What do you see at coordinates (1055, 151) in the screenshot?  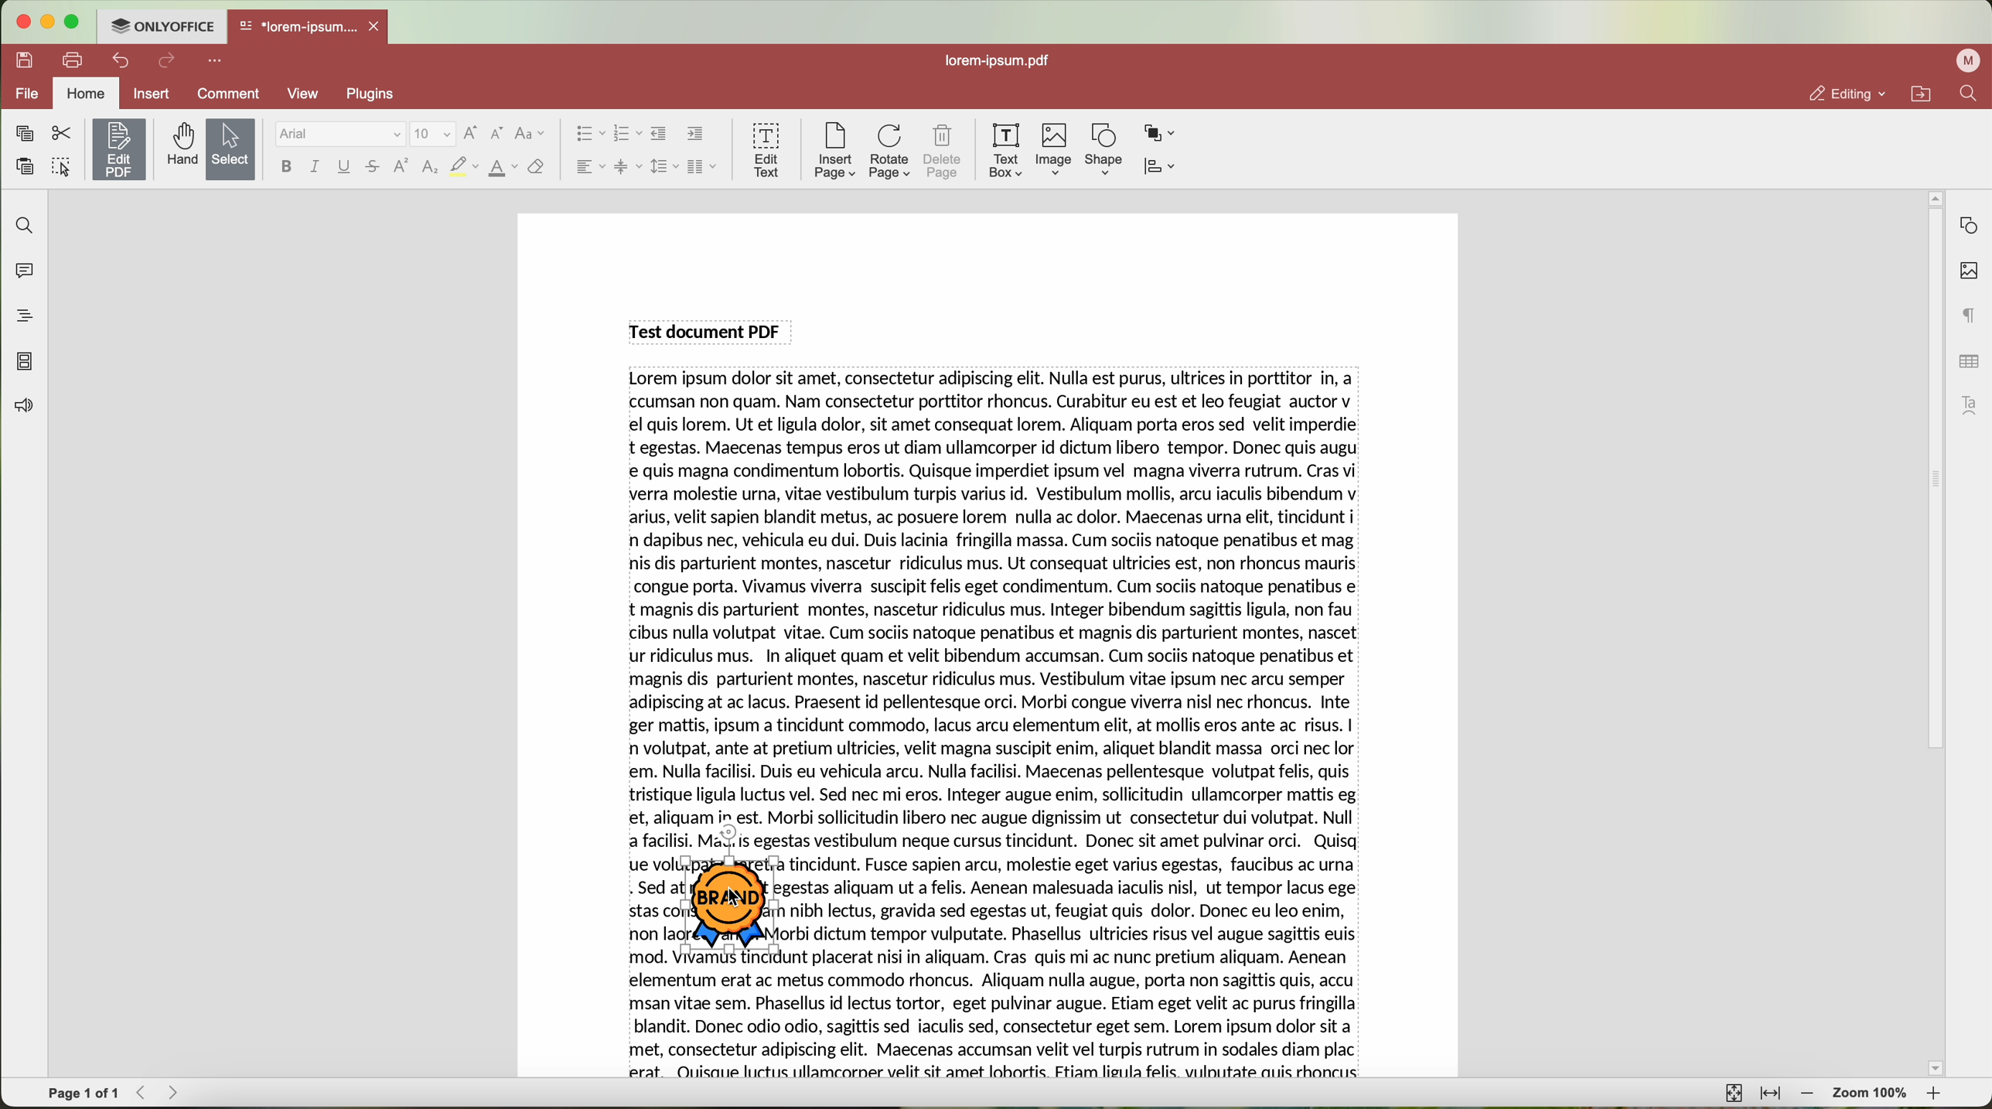 I see `Image` at bounding box center [1055, 151].